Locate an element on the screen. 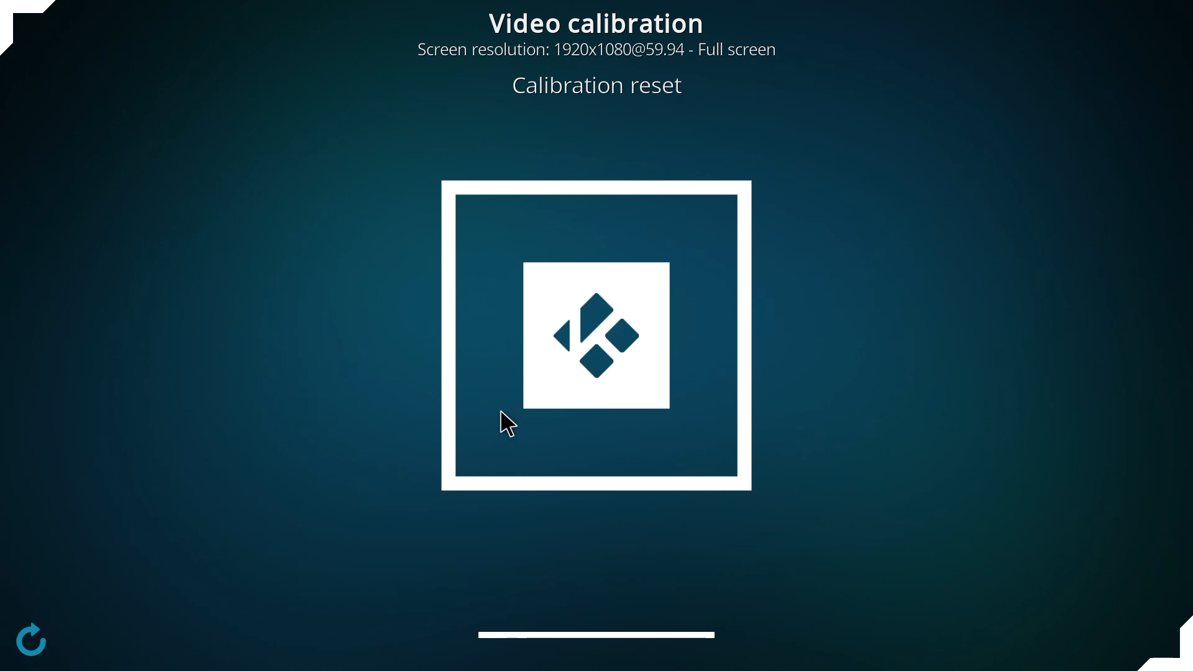 The image size is (1193, 671). reset is located at coordinates (588, 89).